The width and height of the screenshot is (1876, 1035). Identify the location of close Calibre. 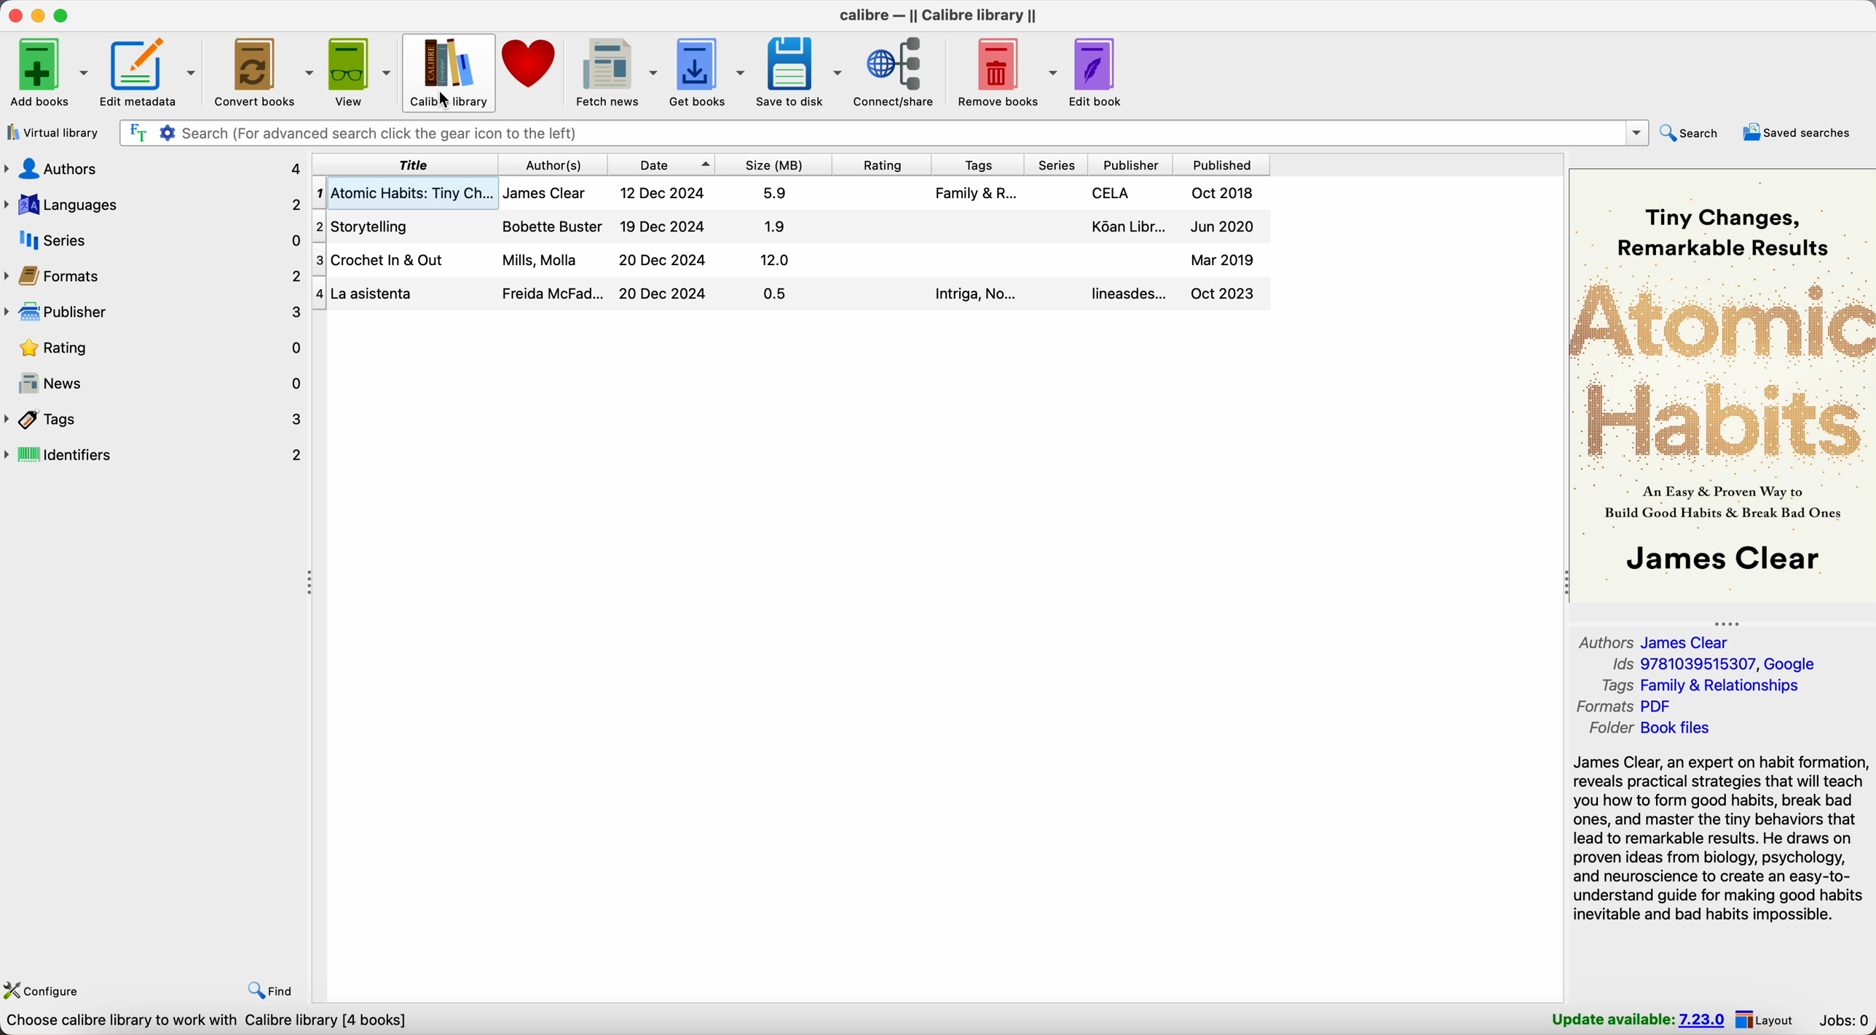
(13, 16).